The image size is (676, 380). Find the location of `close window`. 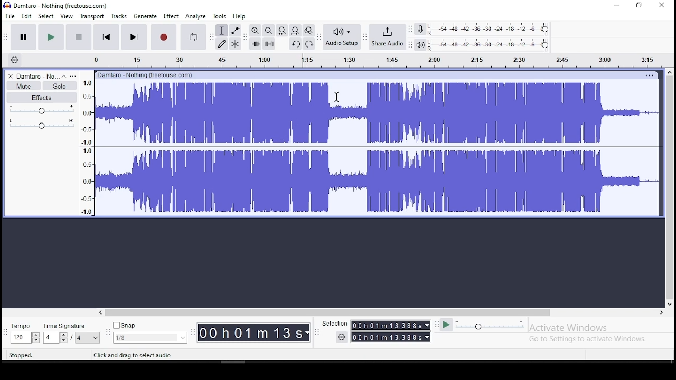

close window is located at coordinates (662, 6).